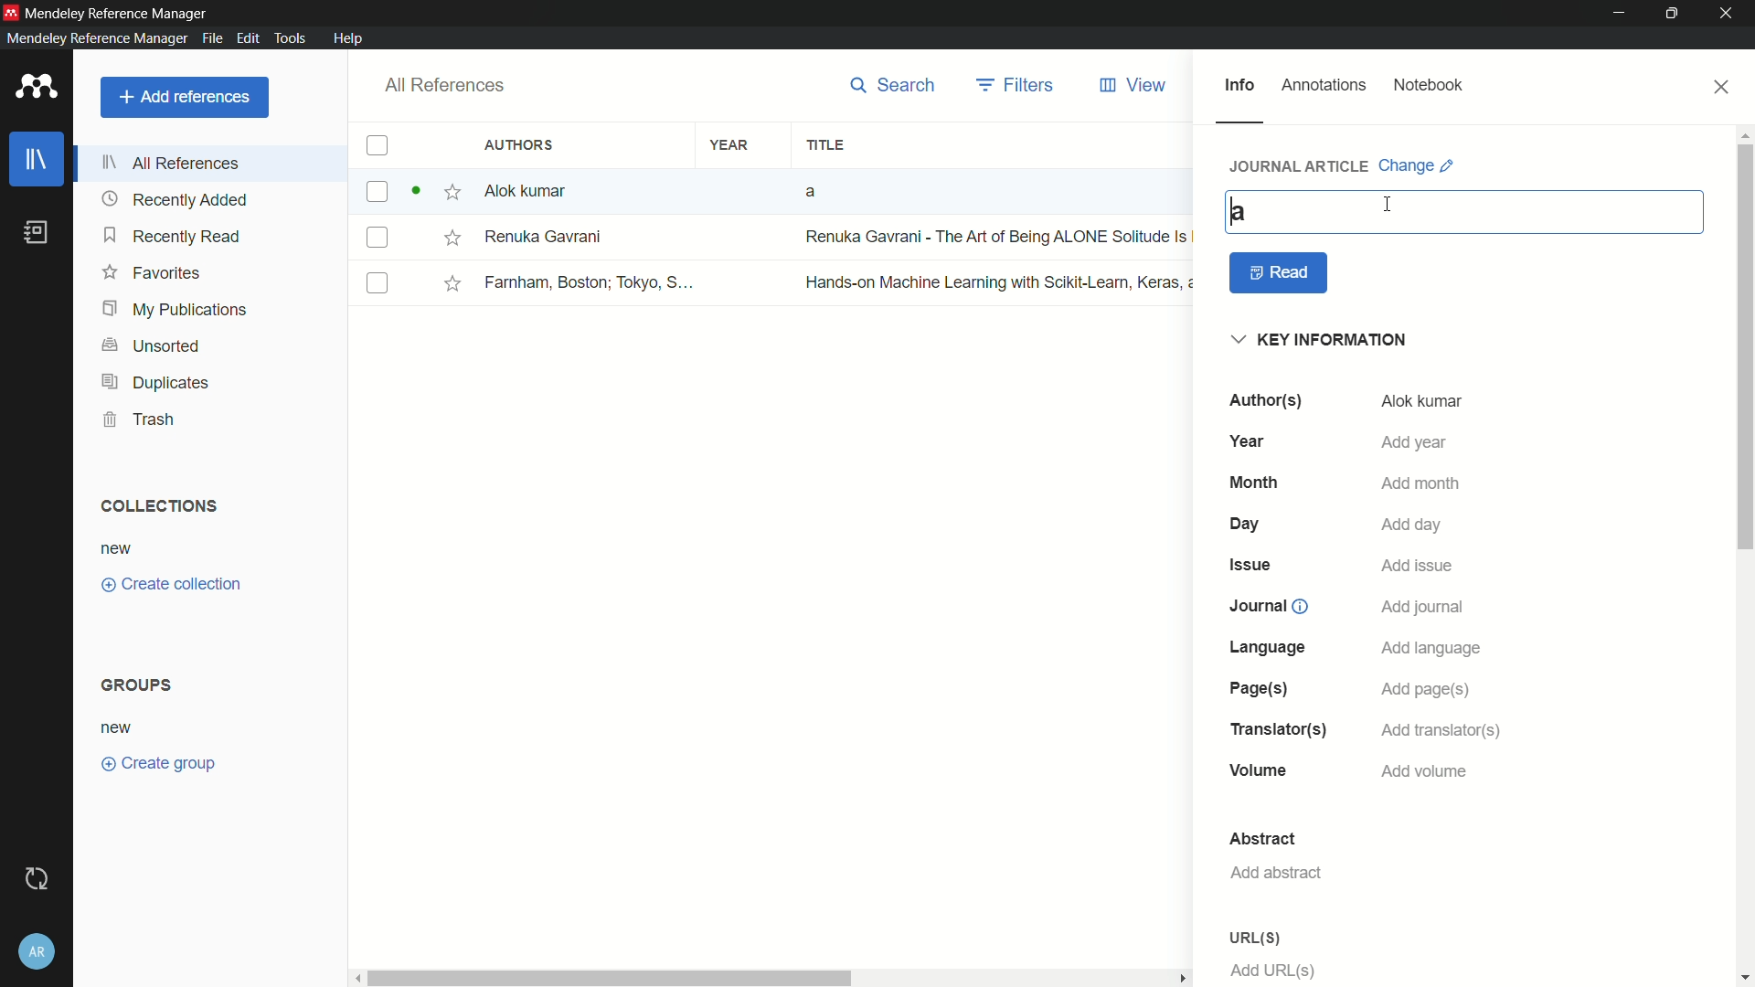  I want to click on annotations, so click(1324, 85).